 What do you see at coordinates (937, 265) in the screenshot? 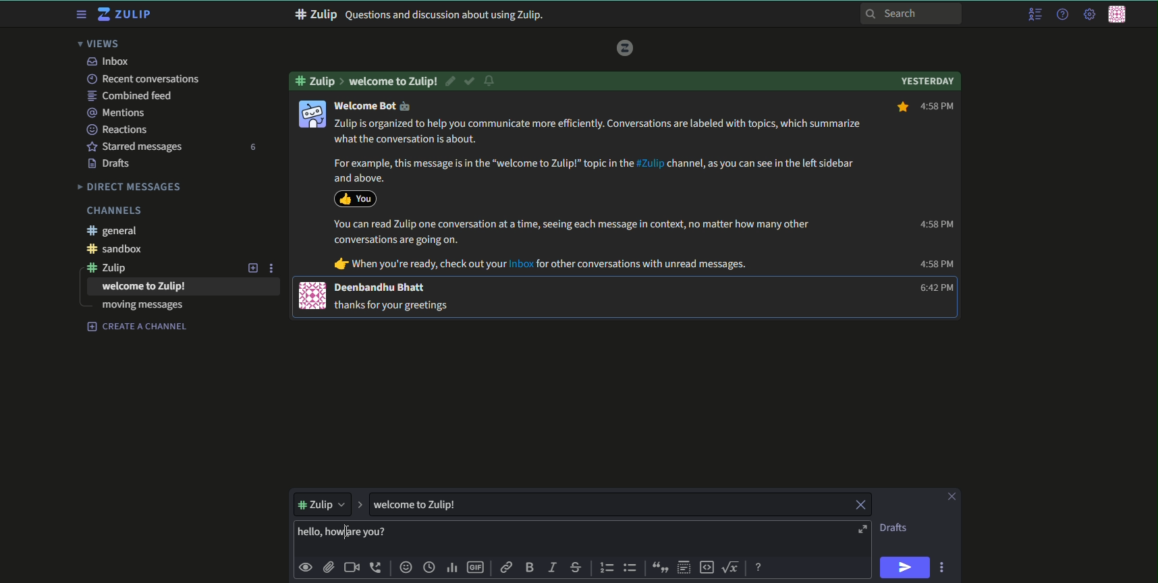
I see `4:58 PM` at bounding box center [937, 265].